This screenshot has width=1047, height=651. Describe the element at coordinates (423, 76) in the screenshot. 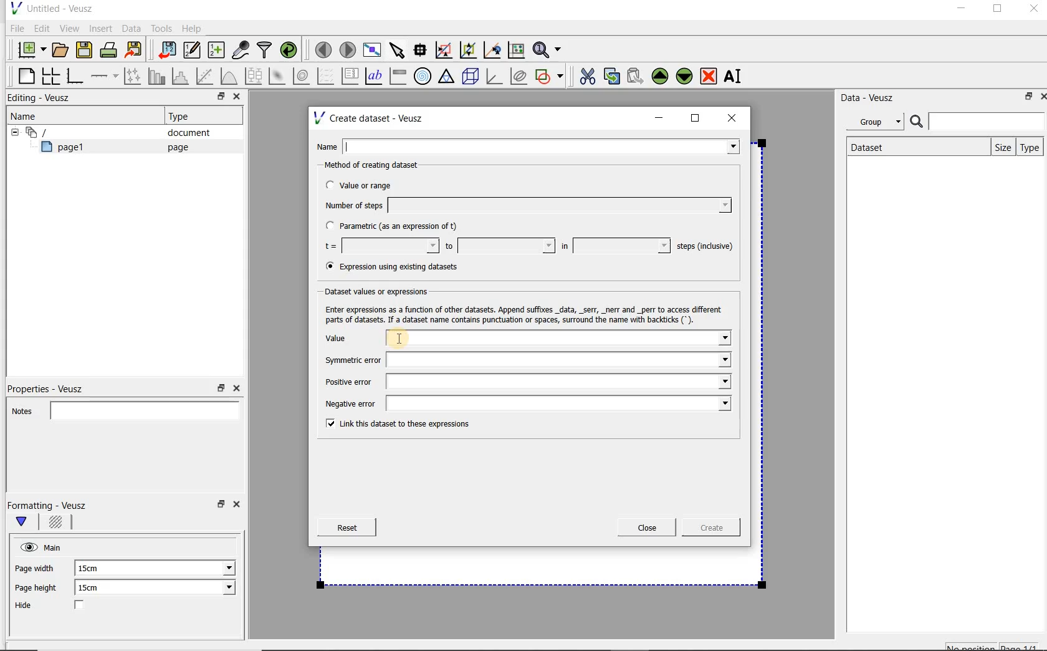

I see `polar graph` at that location.